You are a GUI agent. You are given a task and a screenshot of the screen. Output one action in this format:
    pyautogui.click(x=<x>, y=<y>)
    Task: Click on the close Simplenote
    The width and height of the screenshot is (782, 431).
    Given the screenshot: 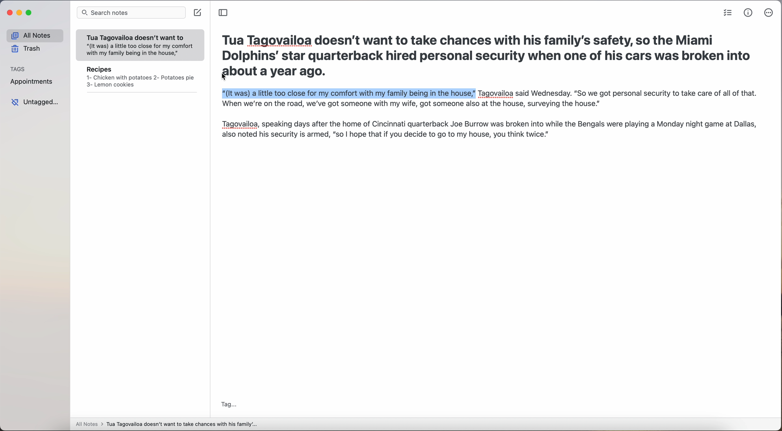 What is the action you would take?
    pyautogui.click(x=9, y=13)
    